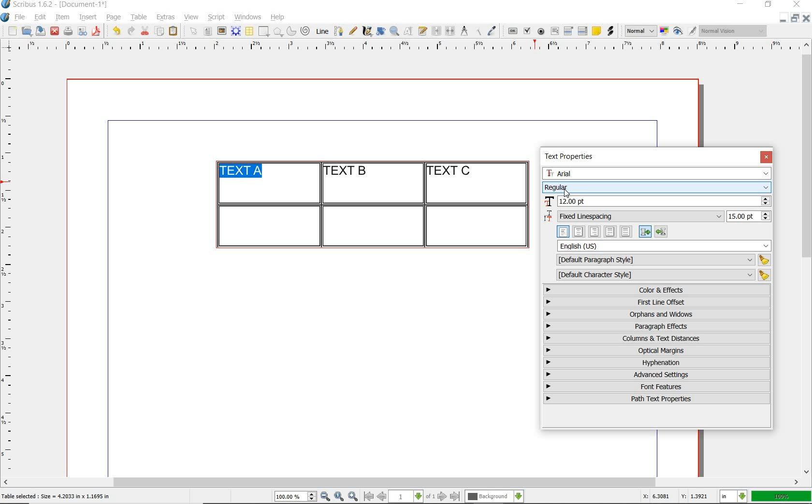 The width and height of the screenshot is (812, 504). What do you see at coordinates (657, 363) in the screenshot?
I see `hyphenation` at bounding box center [657, 363].